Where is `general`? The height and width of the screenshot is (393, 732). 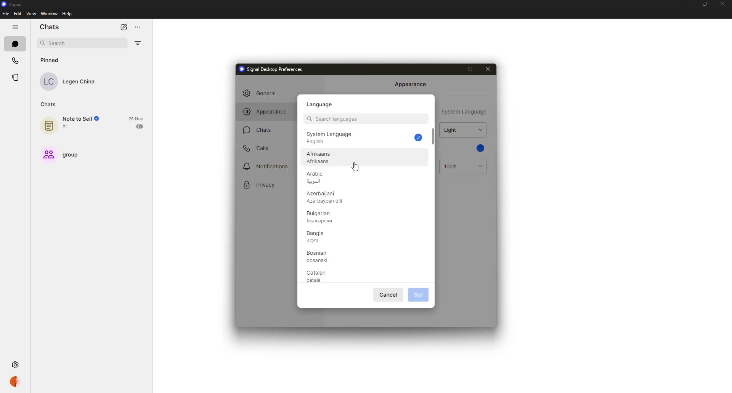
general is located at coordinates (265, 94).